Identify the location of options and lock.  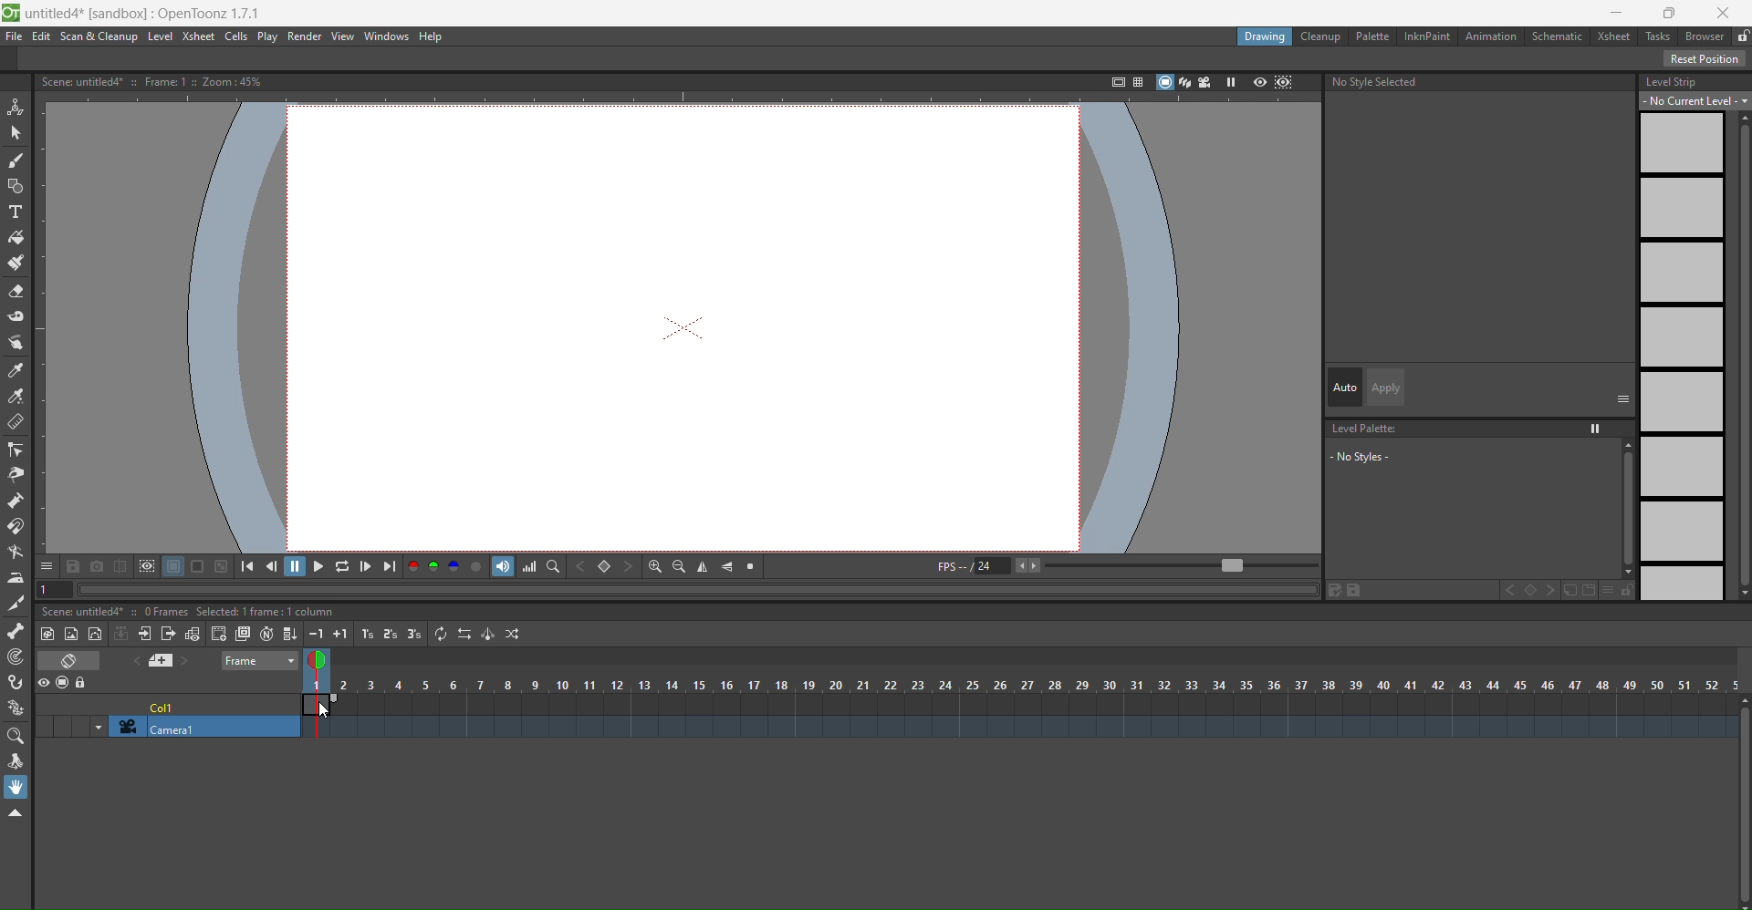
(1618, 590).